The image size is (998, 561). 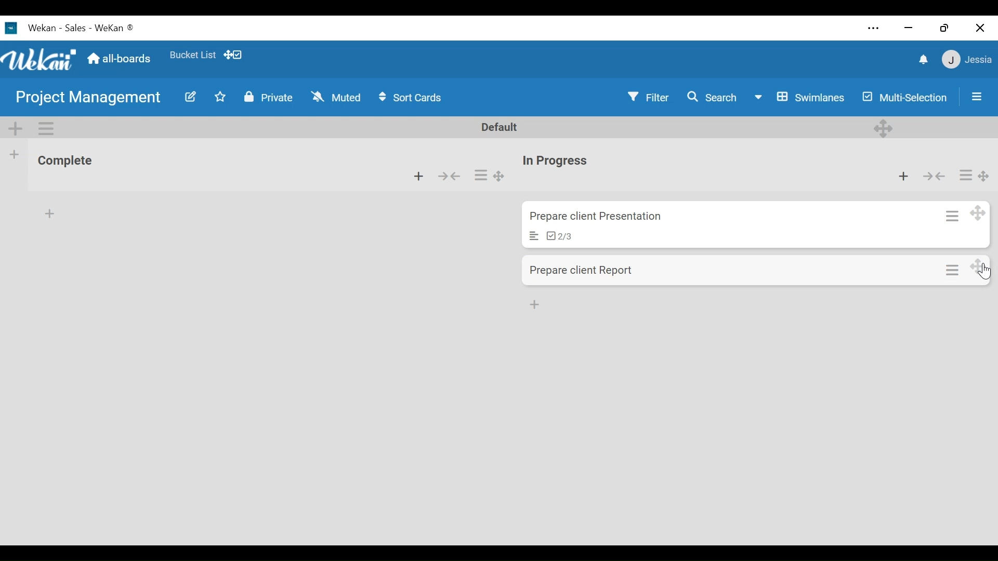 What do you see at coordinates (413, 98) in the screenshot?
I see `Sort cards` at bounding box center [413, 98].